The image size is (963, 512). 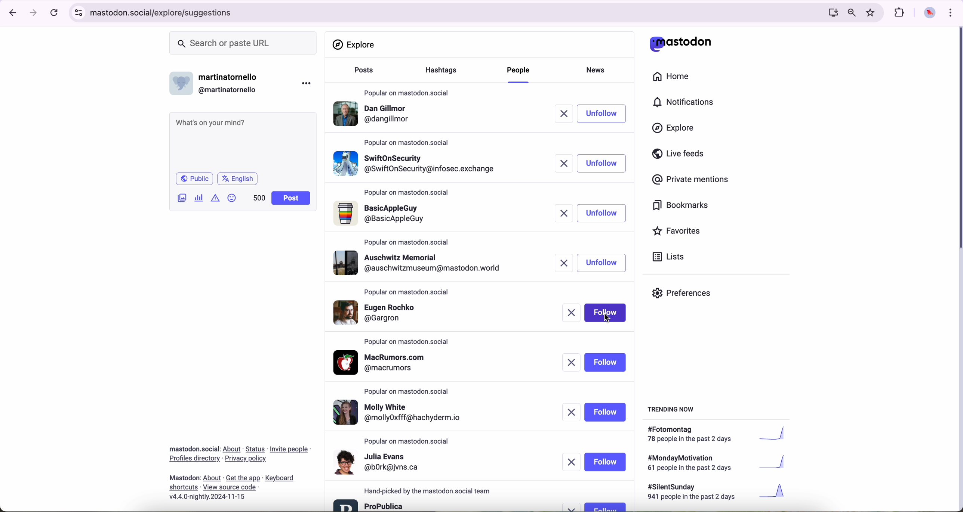 What do you see at coordinates (291, 198) in the screenshot?
I see `post button` at bounding box center [291, 198].